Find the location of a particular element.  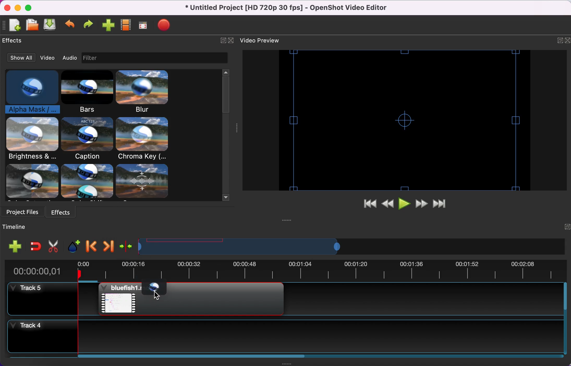

undo is located at coordinates (70, 26).